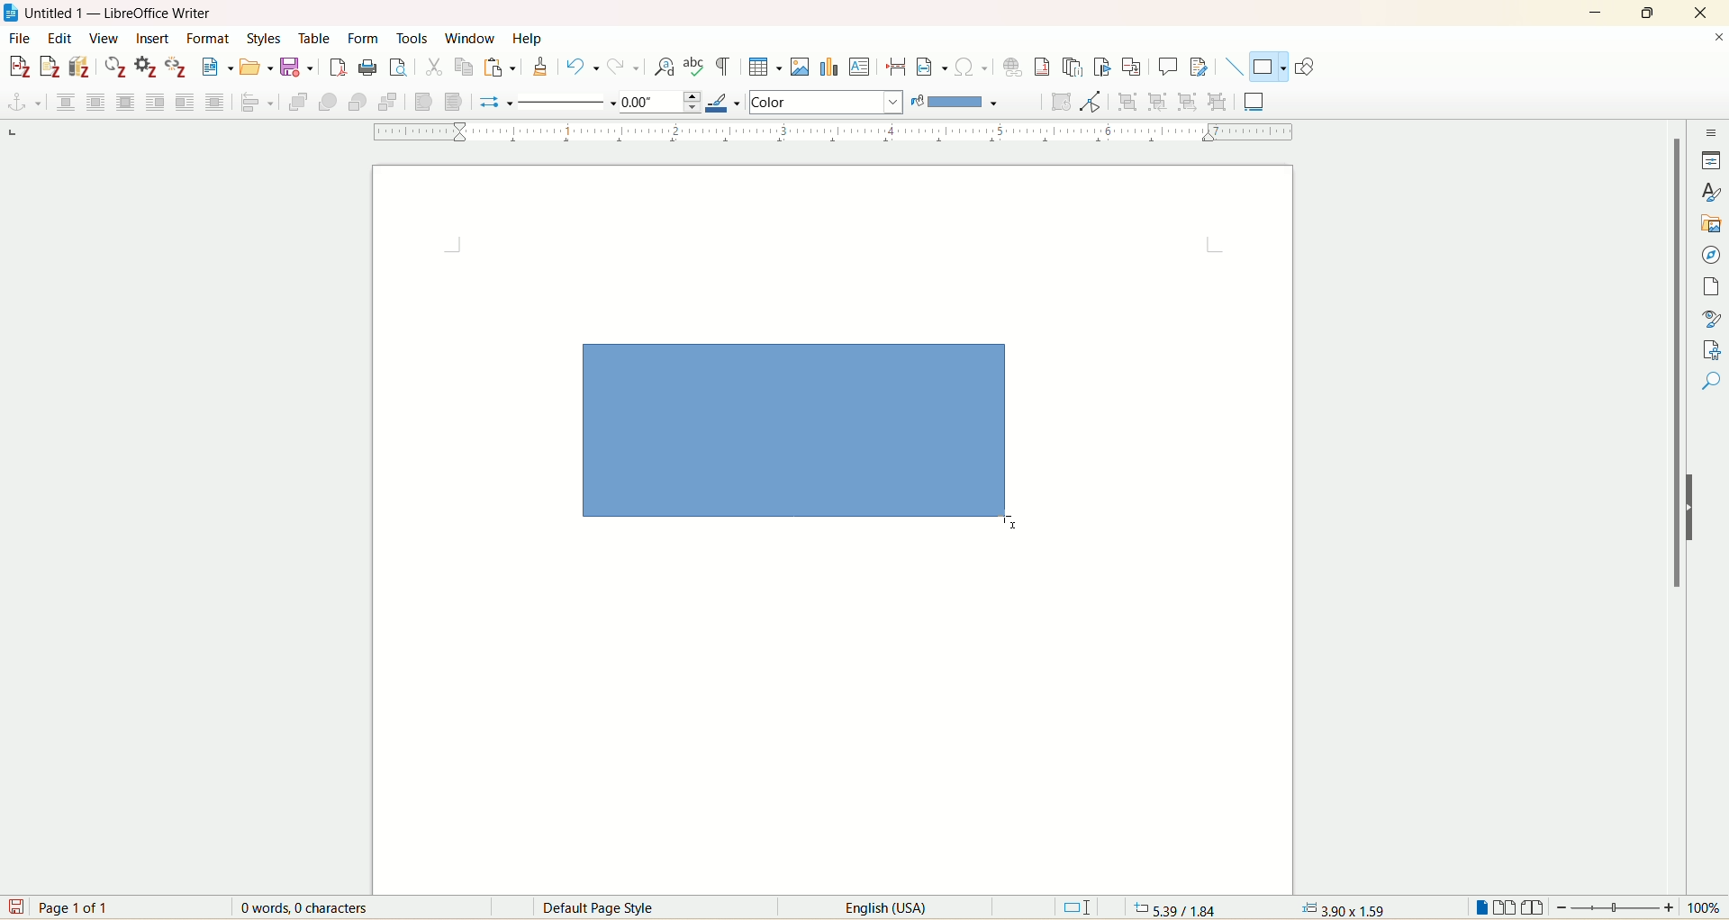 This screenshot has width=1729, height=920. Describe the element at coordinates (1481, 906) in the screenshot. I see `single page view` at that location.